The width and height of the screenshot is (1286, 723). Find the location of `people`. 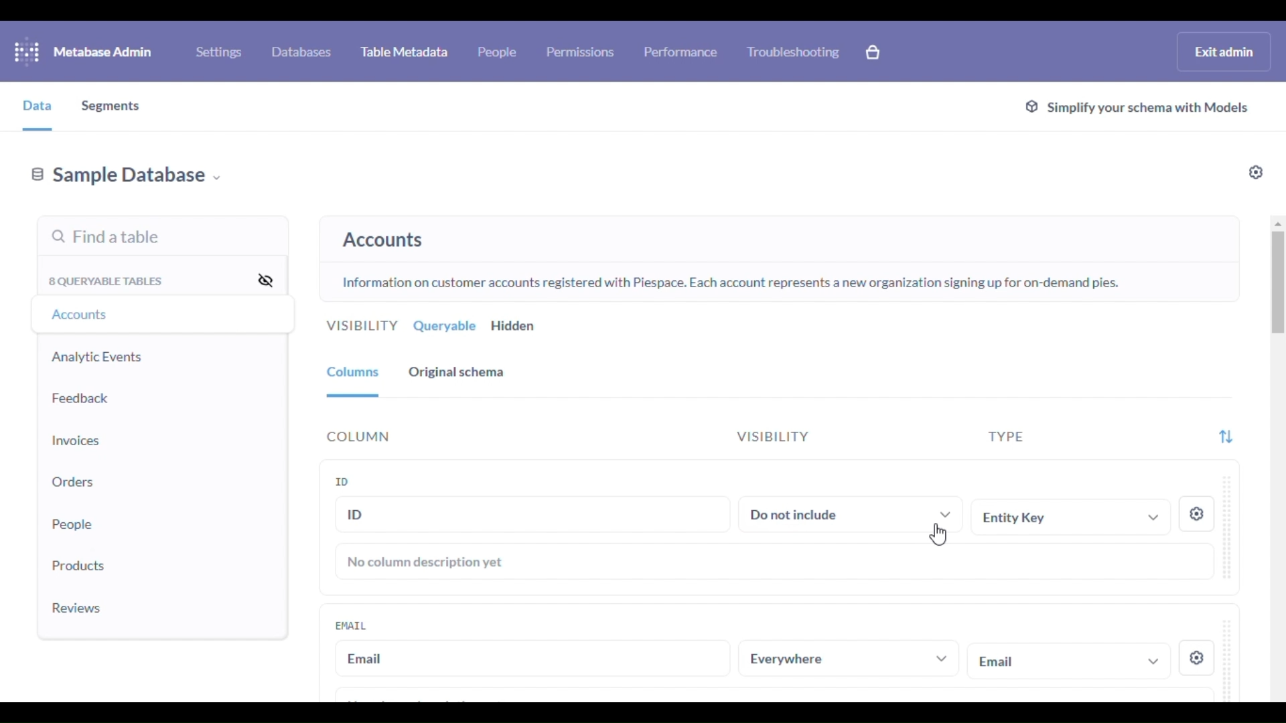

people is located at coordinates (498, 51).